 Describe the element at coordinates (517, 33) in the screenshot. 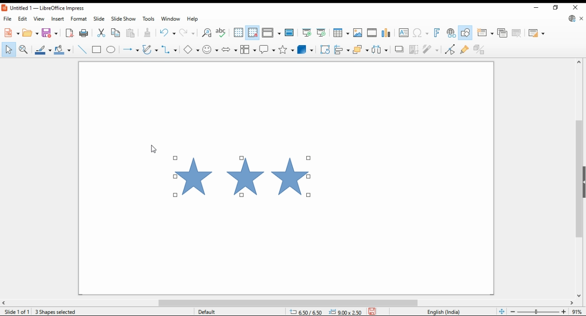

I see `delete slide` at that location.